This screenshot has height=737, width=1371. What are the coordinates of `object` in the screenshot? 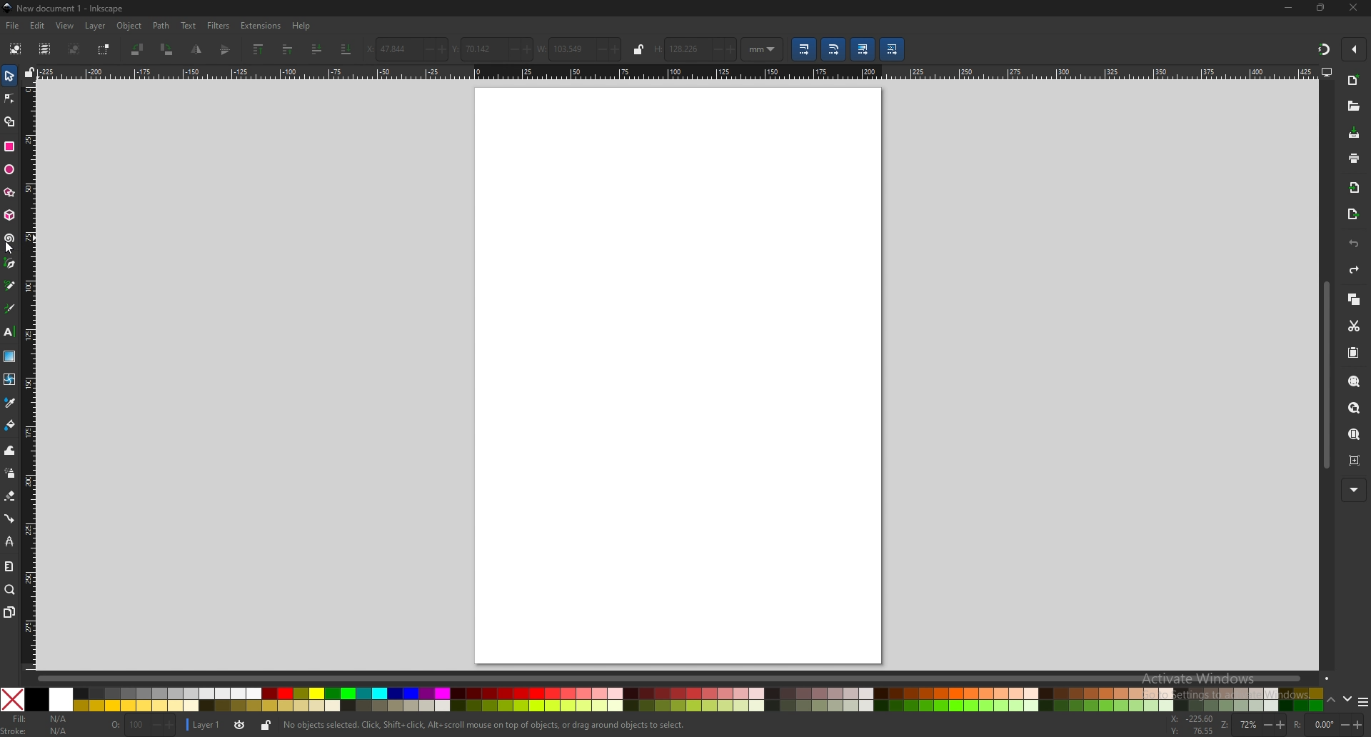 It's located at (130, 25).